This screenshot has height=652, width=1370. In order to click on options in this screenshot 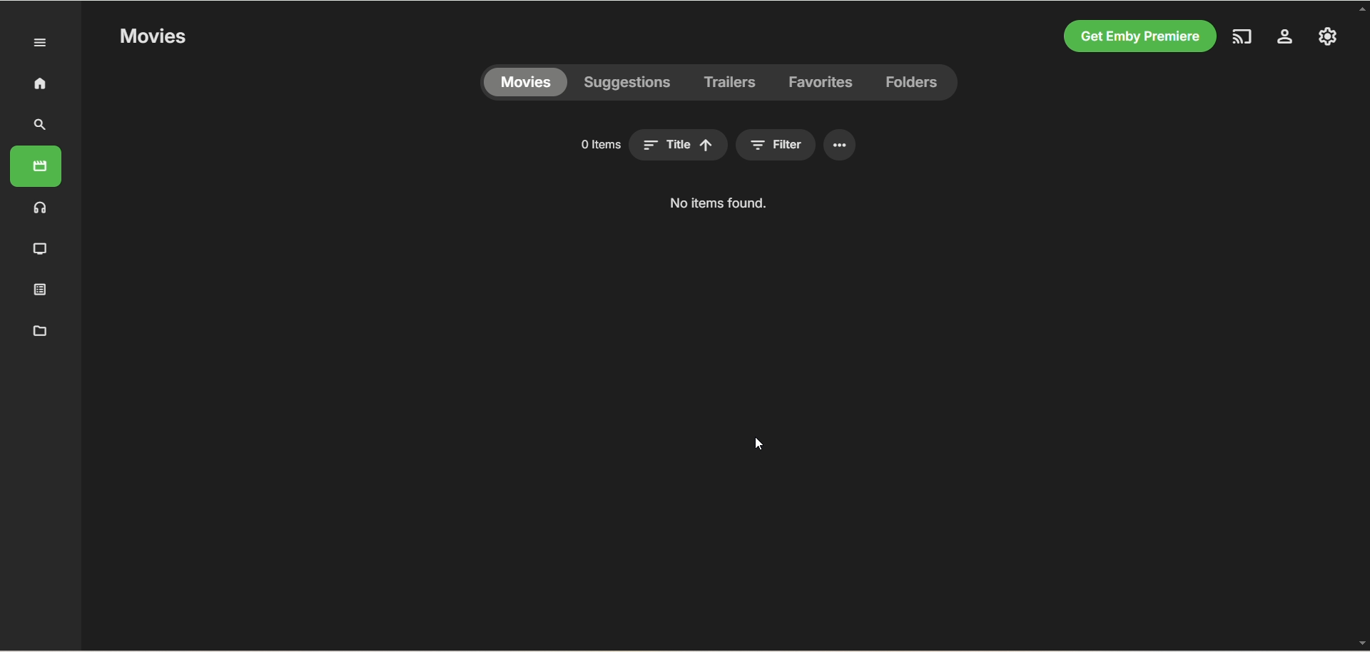, I will do `click(927, 145)`.